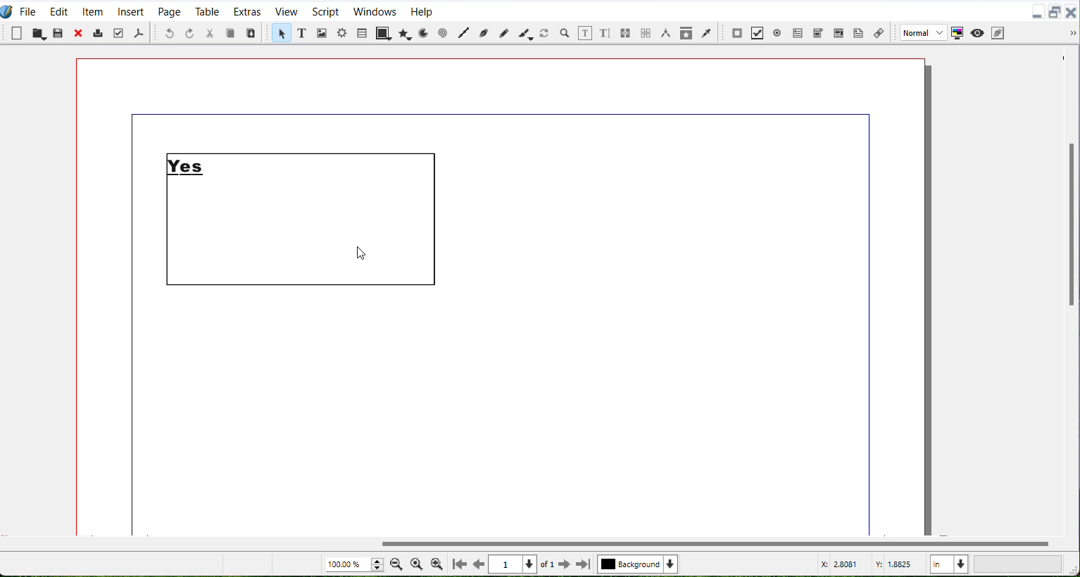  Describe the element at coordinates (1037, 11) in the screenshot. I see `Minimize` at that location.